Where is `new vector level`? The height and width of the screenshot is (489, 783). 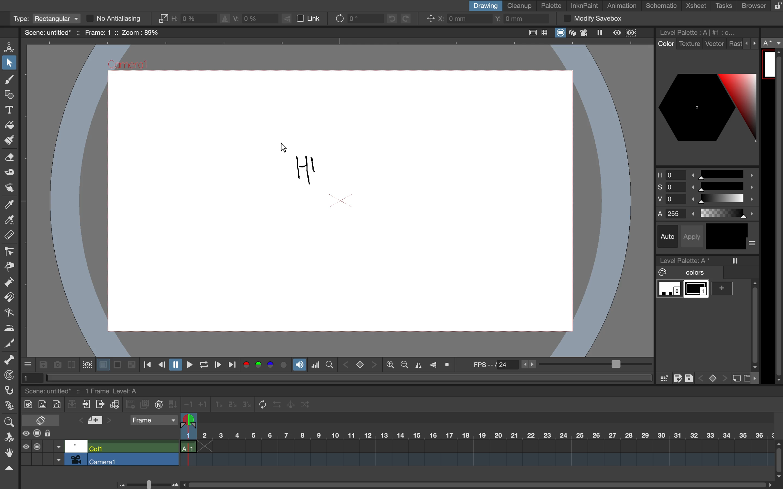 new vector level is located at coordinates (56, 404).